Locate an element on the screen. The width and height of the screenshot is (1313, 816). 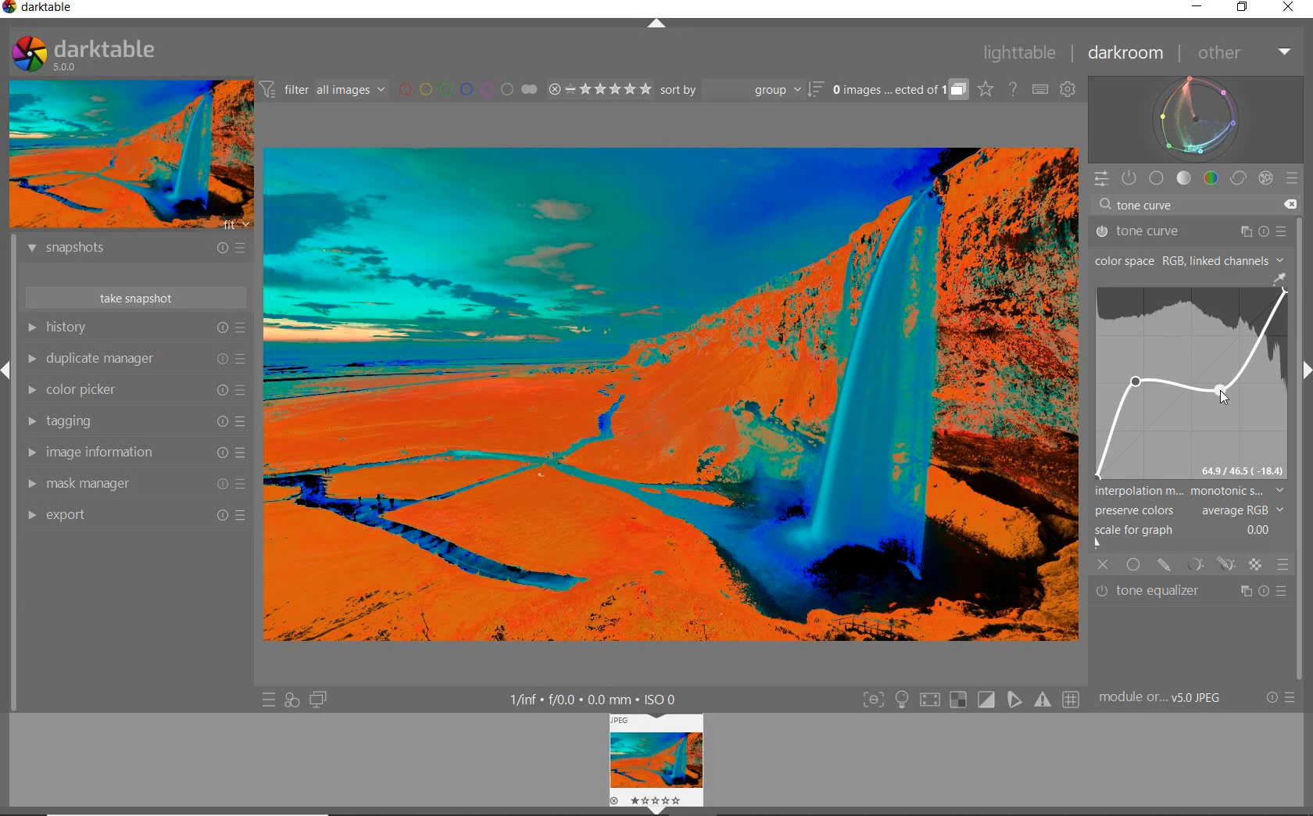
snapshots is located at coordinates (140, 250).